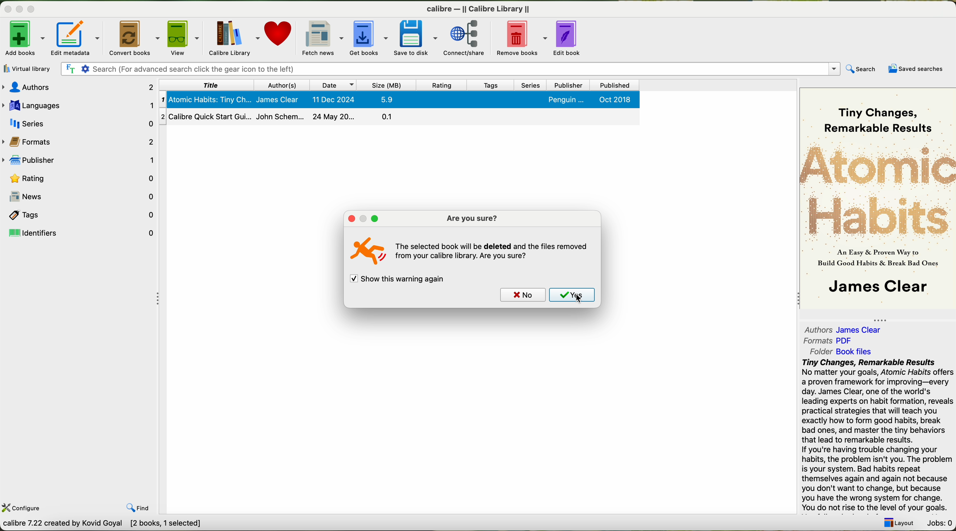 This screenshot has height=531, width=956. I want to click on formats, so click(829, 340).